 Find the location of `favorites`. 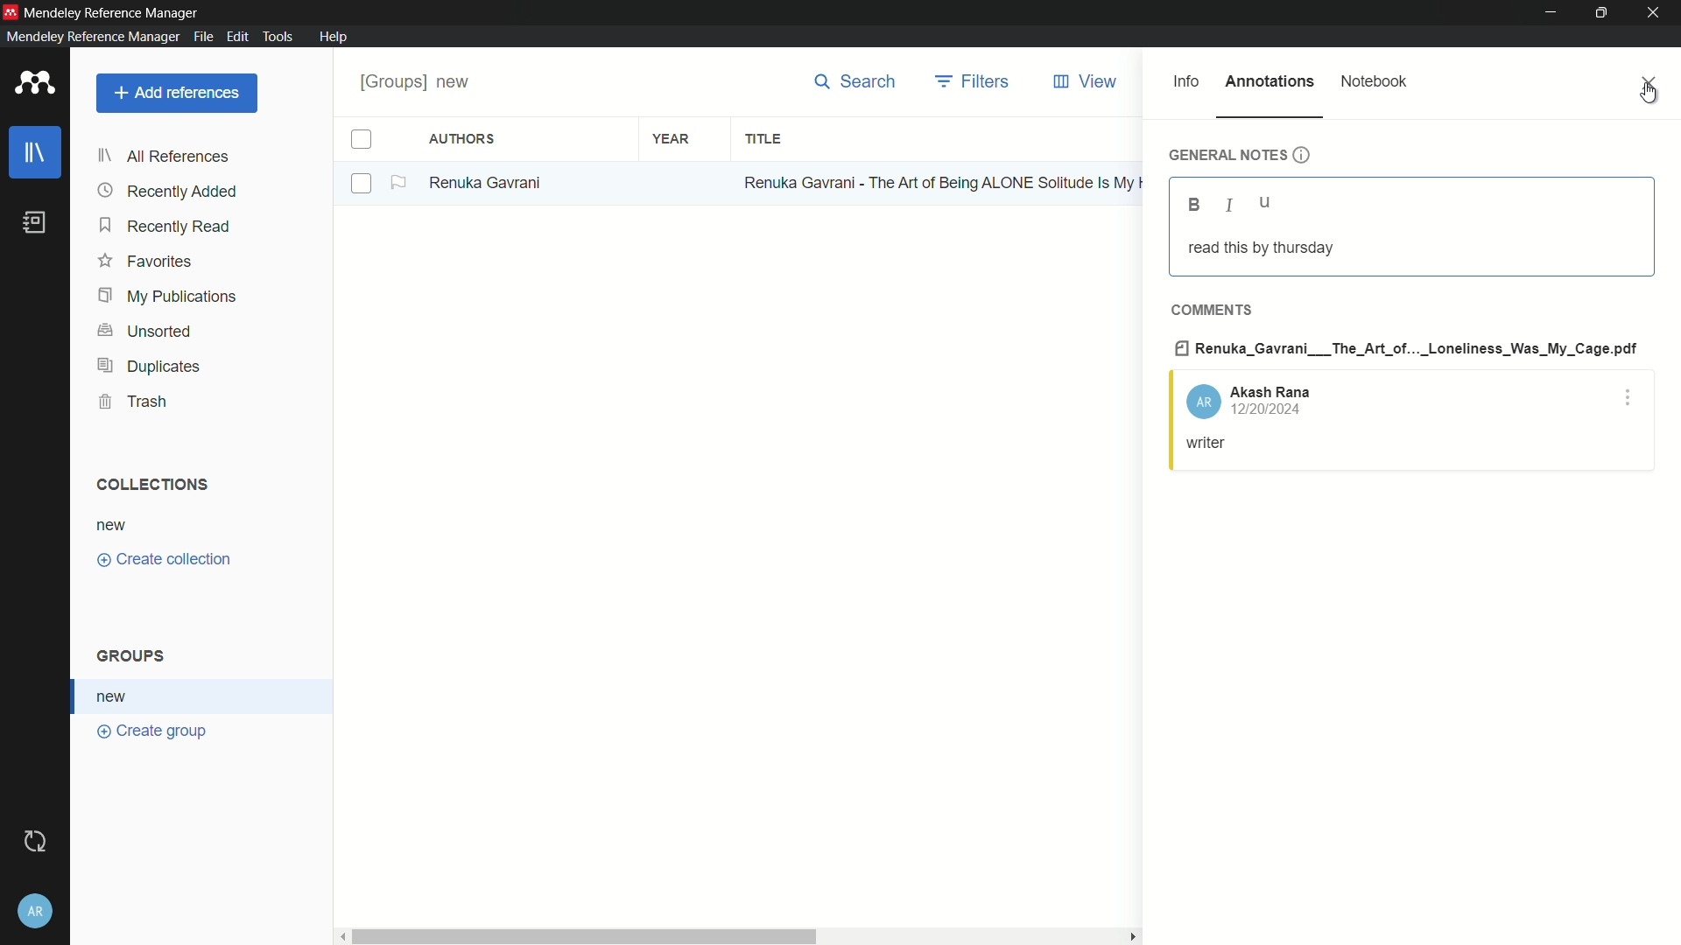

favorites is located at coordinates (146, 263).